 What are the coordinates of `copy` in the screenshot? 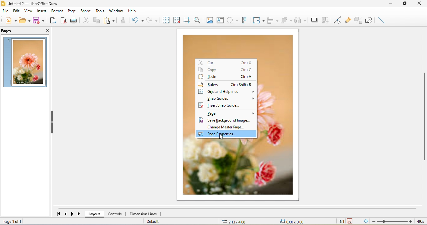 It's located at (96, 20).